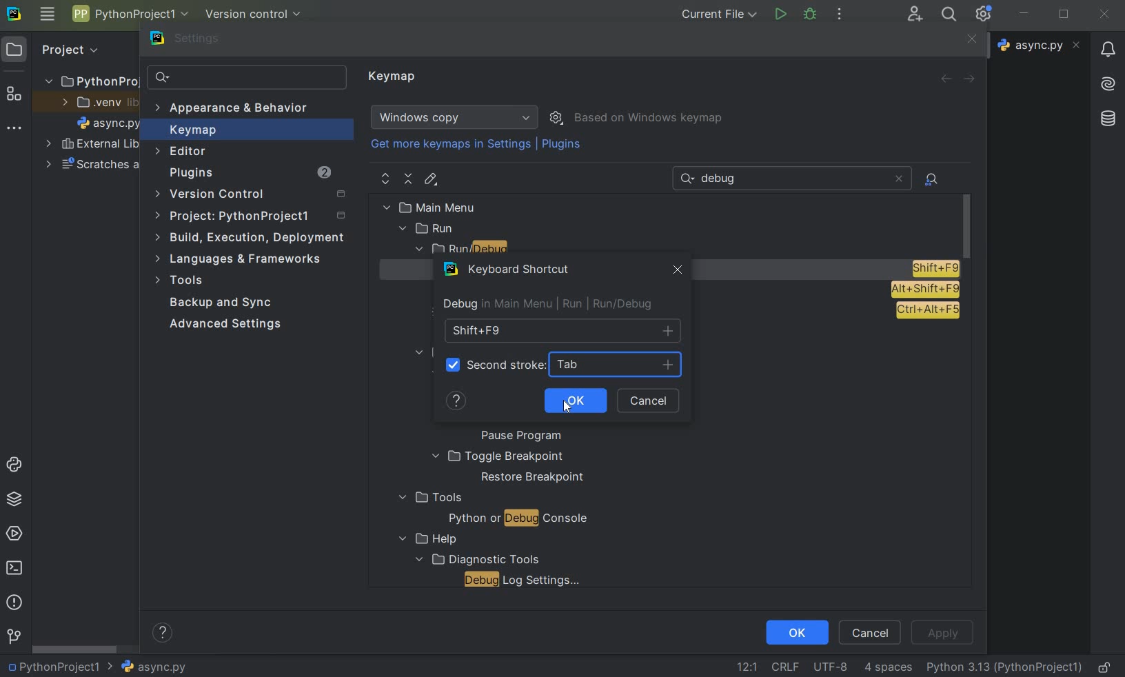  Describe the element at coordinates (453, 364) in the screenshot. I see `checkbox` at that location.